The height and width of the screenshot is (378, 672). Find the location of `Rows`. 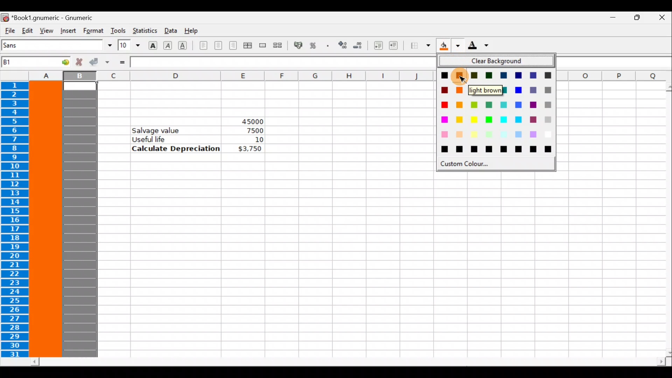

Rows is located at coordinates (16, 220).